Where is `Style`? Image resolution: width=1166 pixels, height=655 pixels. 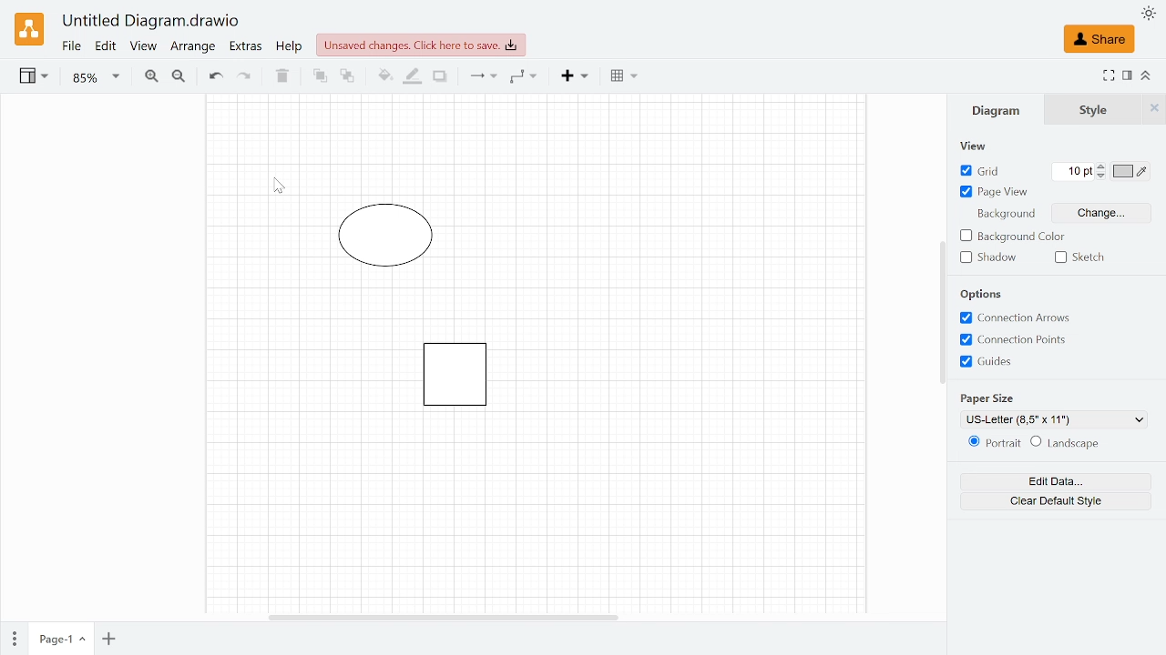
Style is located at coordinates (1154, 109).